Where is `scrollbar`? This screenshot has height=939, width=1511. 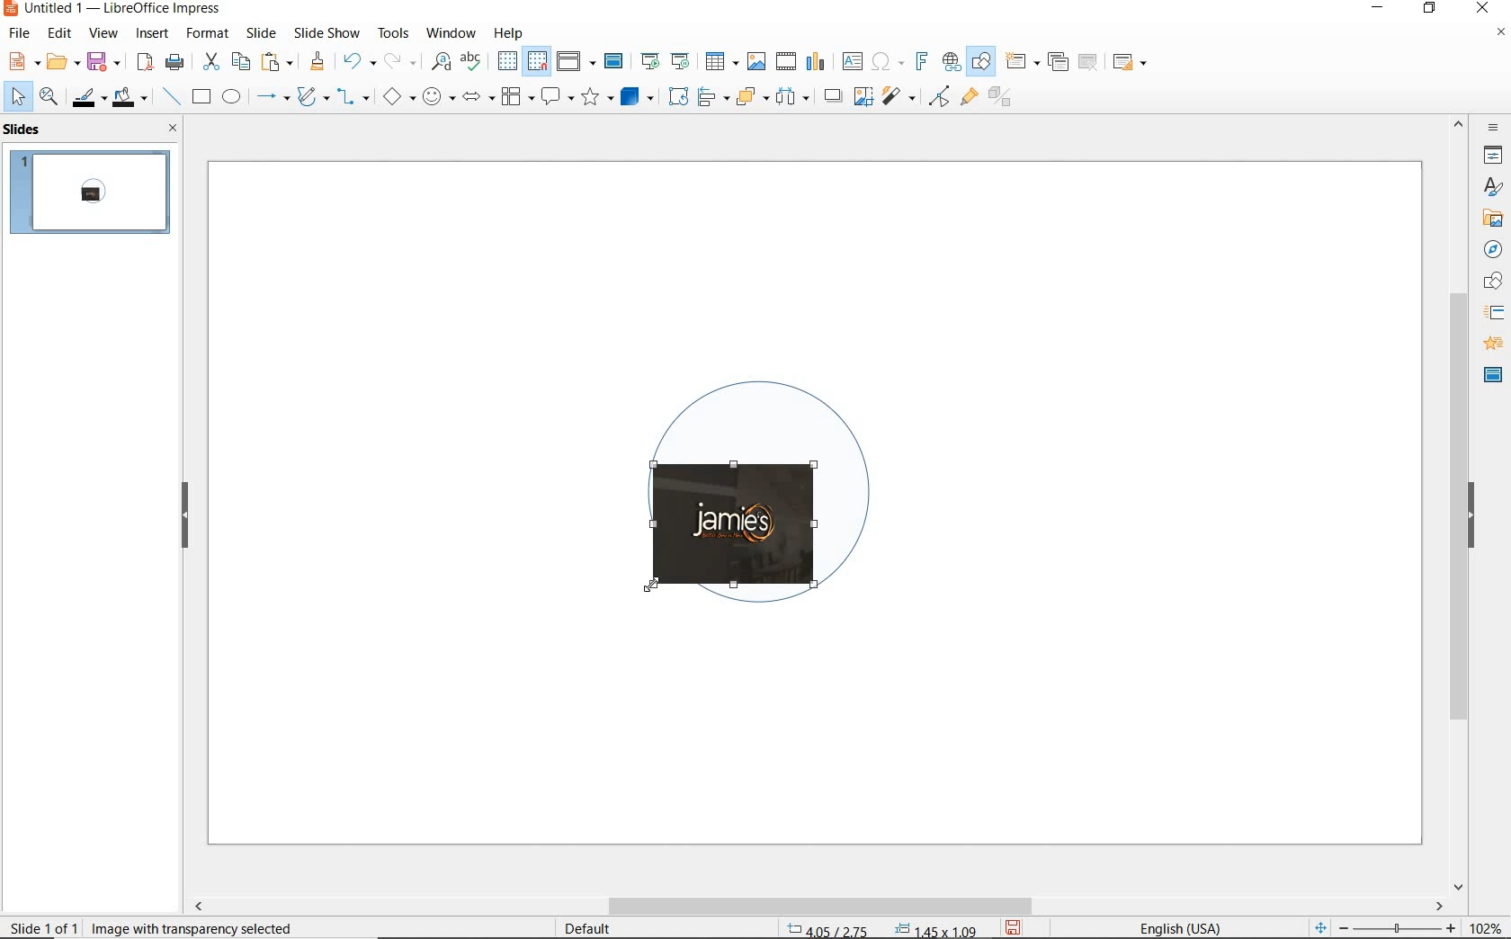
scrollbar is located at coordinates (817, 906).